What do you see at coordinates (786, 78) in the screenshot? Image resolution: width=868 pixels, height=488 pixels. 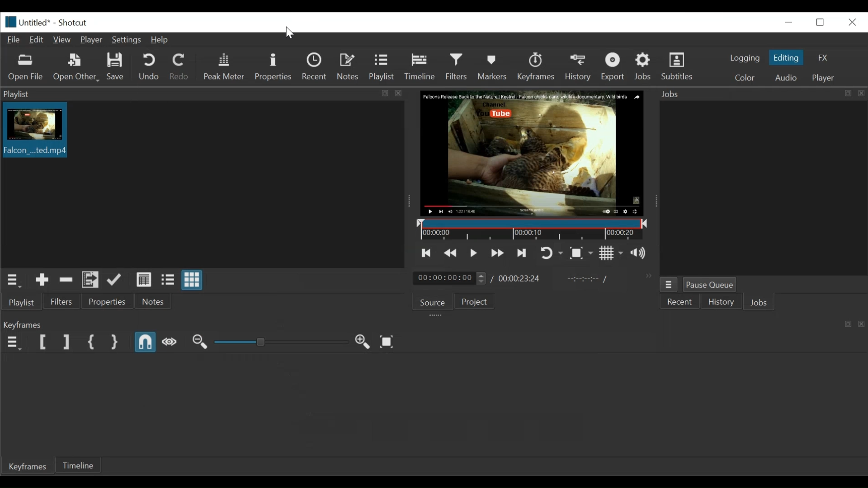 I see `Audio` at bounding box center [786, 78].